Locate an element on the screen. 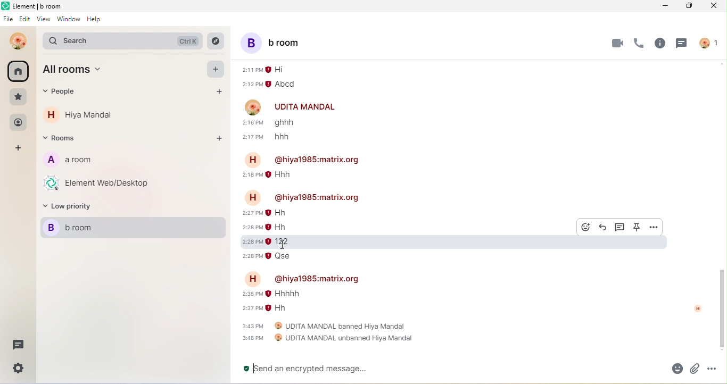 This screenshot has width=727, height=384. H is located at coordinates (253, 197).